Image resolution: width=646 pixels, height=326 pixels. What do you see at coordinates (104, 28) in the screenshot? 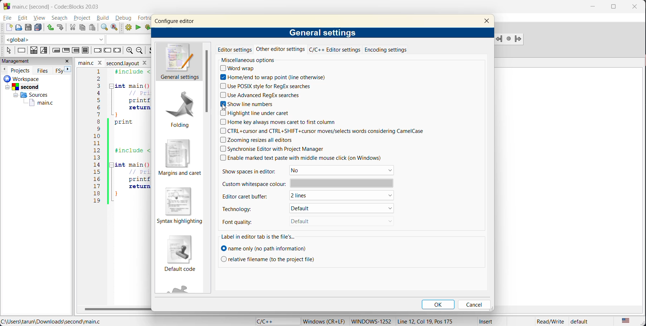
I see `find` at bounding box center [104, 28].